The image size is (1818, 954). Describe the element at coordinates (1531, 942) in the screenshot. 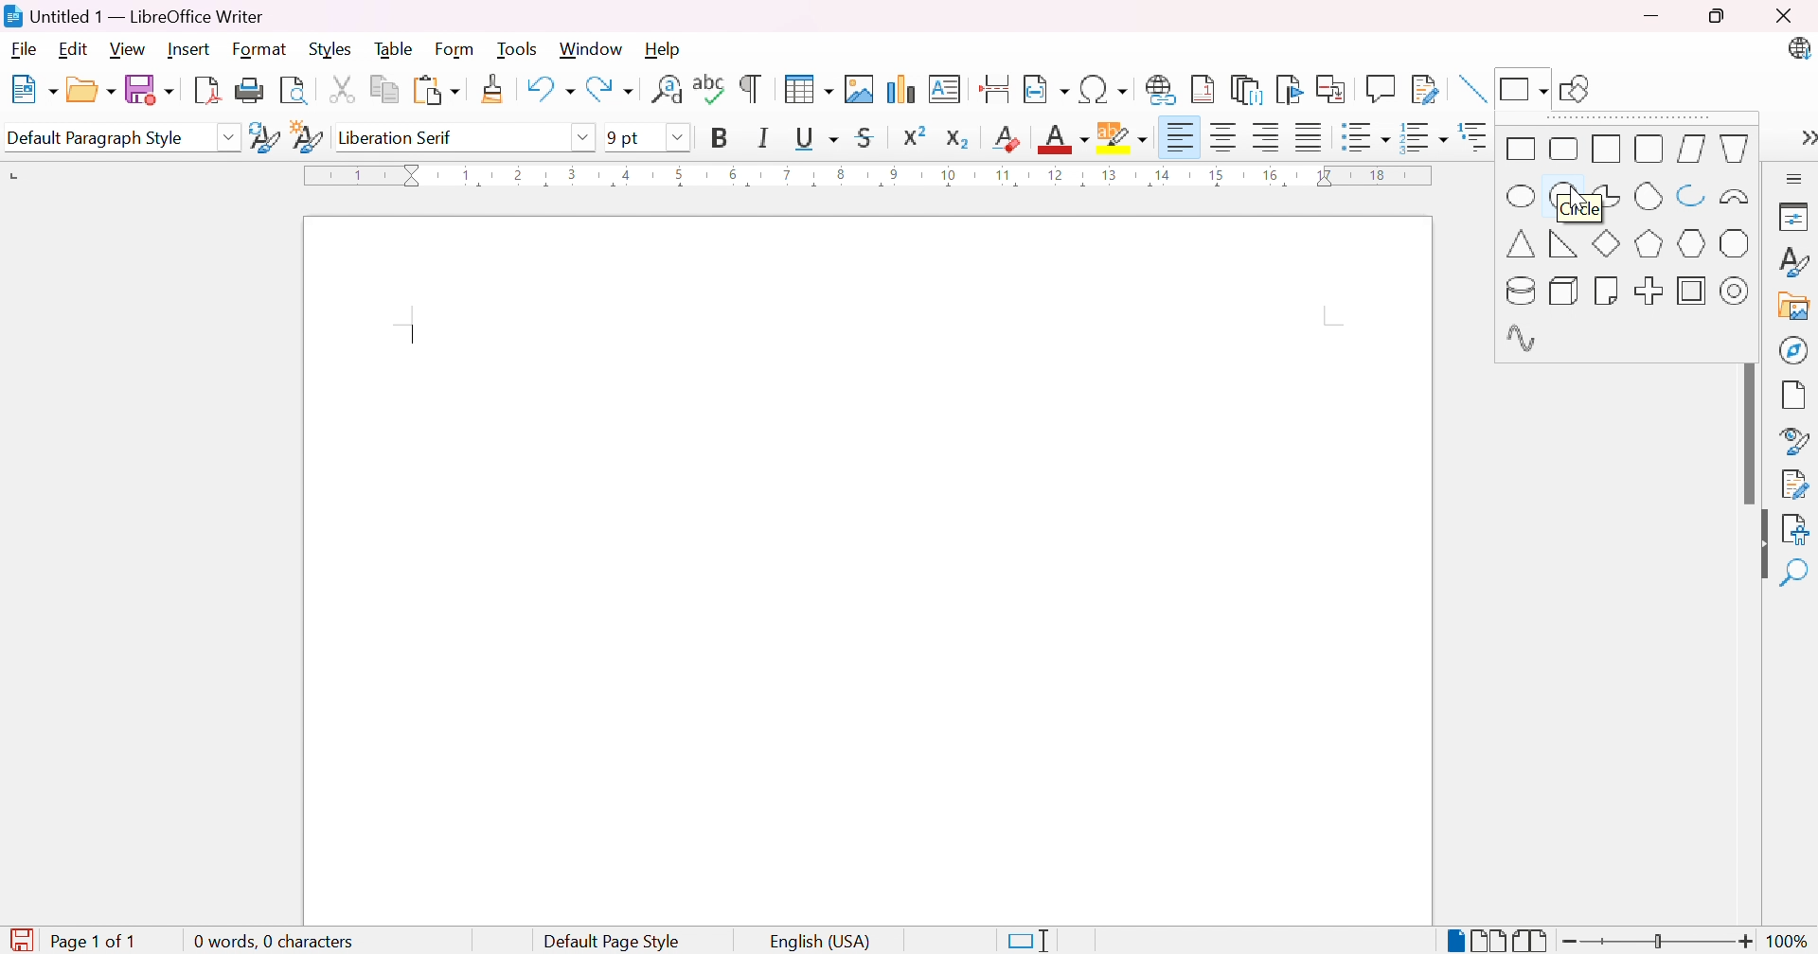

I see `Book view` at that location.